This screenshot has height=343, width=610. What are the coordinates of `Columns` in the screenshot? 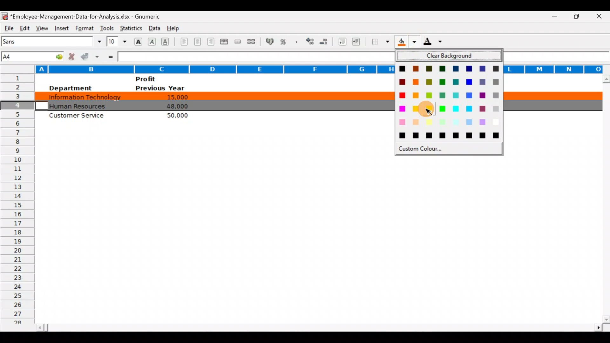 It's located at (196, 69).